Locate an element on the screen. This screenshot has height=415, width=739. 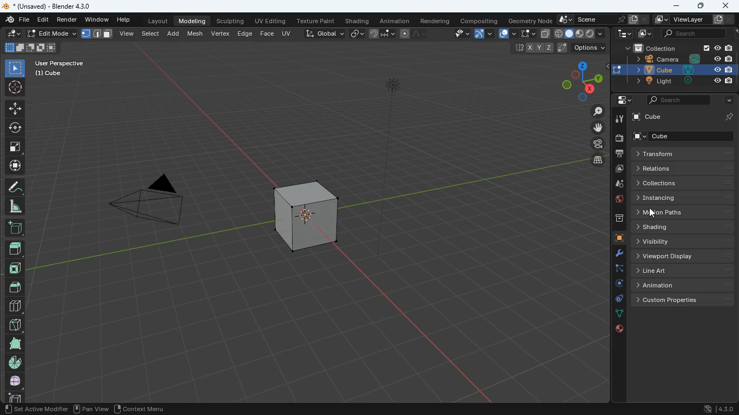
full is located at coordinates (15, 380).